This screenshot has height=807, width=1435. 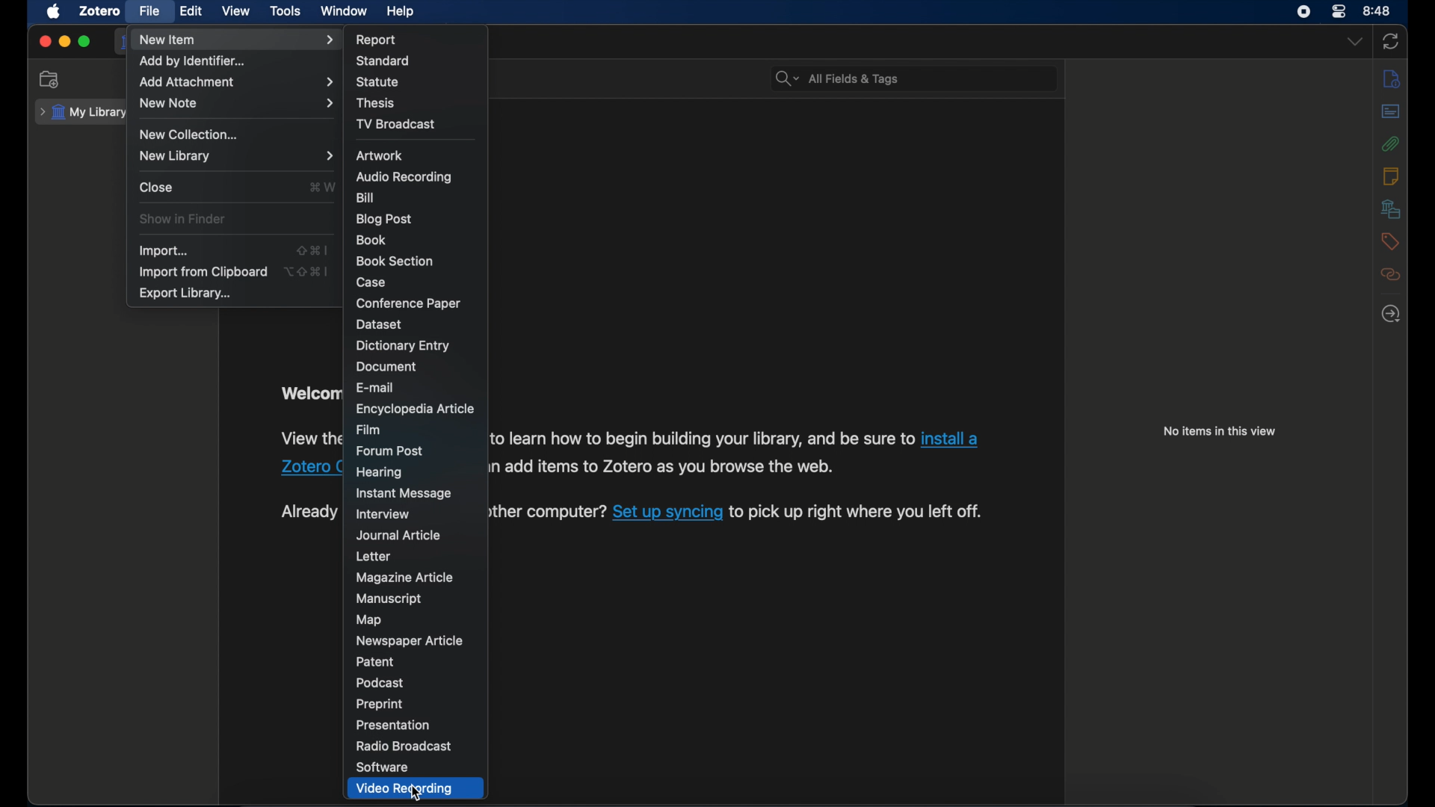 What do you see at coordinates (306, 271) in the screenshot?
I see `shortcut` at bounding box center [306, 271].